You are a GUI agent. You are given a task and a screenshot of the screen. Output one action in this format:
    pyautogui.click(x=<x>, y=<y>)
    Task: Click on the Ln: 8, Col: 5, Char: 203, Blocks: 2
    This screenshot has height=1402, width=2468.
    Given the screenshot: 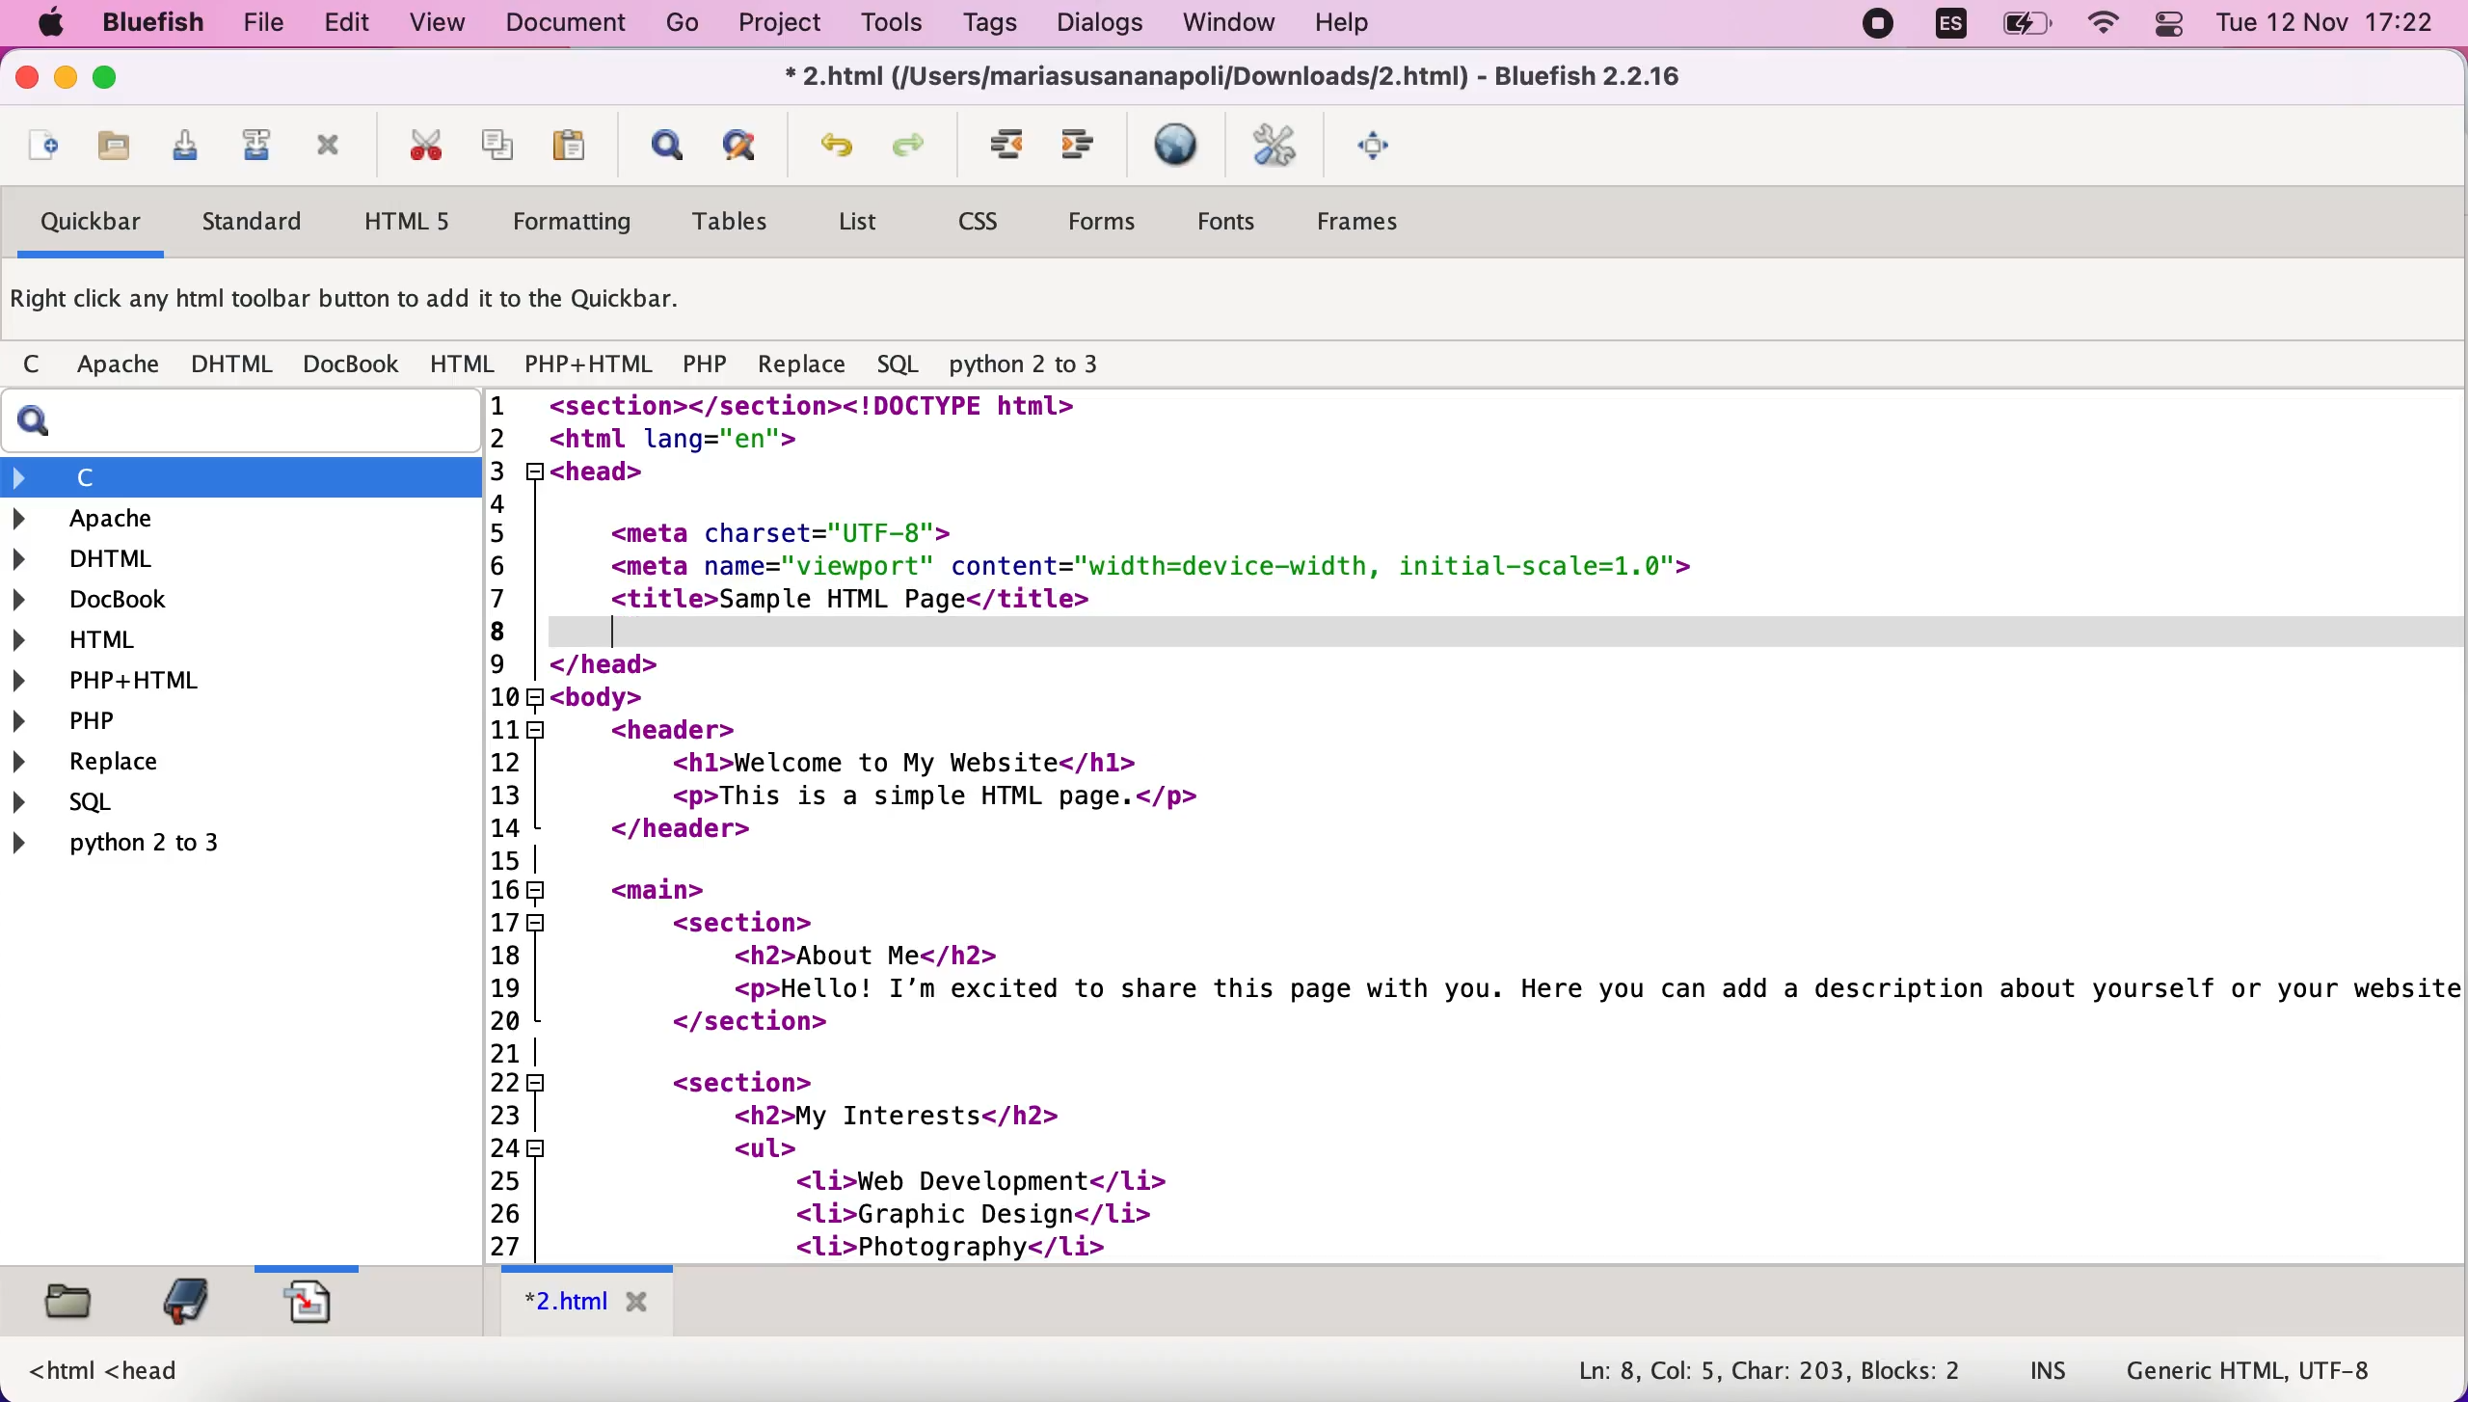 What is the action you would take?
    pyautogui.click(x=1763, y=1368)
    